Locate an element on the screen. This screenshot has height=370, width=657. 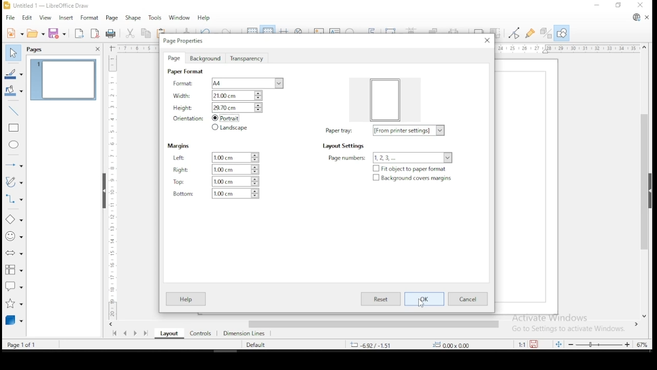
cursor is located at coordinates (422, 304).